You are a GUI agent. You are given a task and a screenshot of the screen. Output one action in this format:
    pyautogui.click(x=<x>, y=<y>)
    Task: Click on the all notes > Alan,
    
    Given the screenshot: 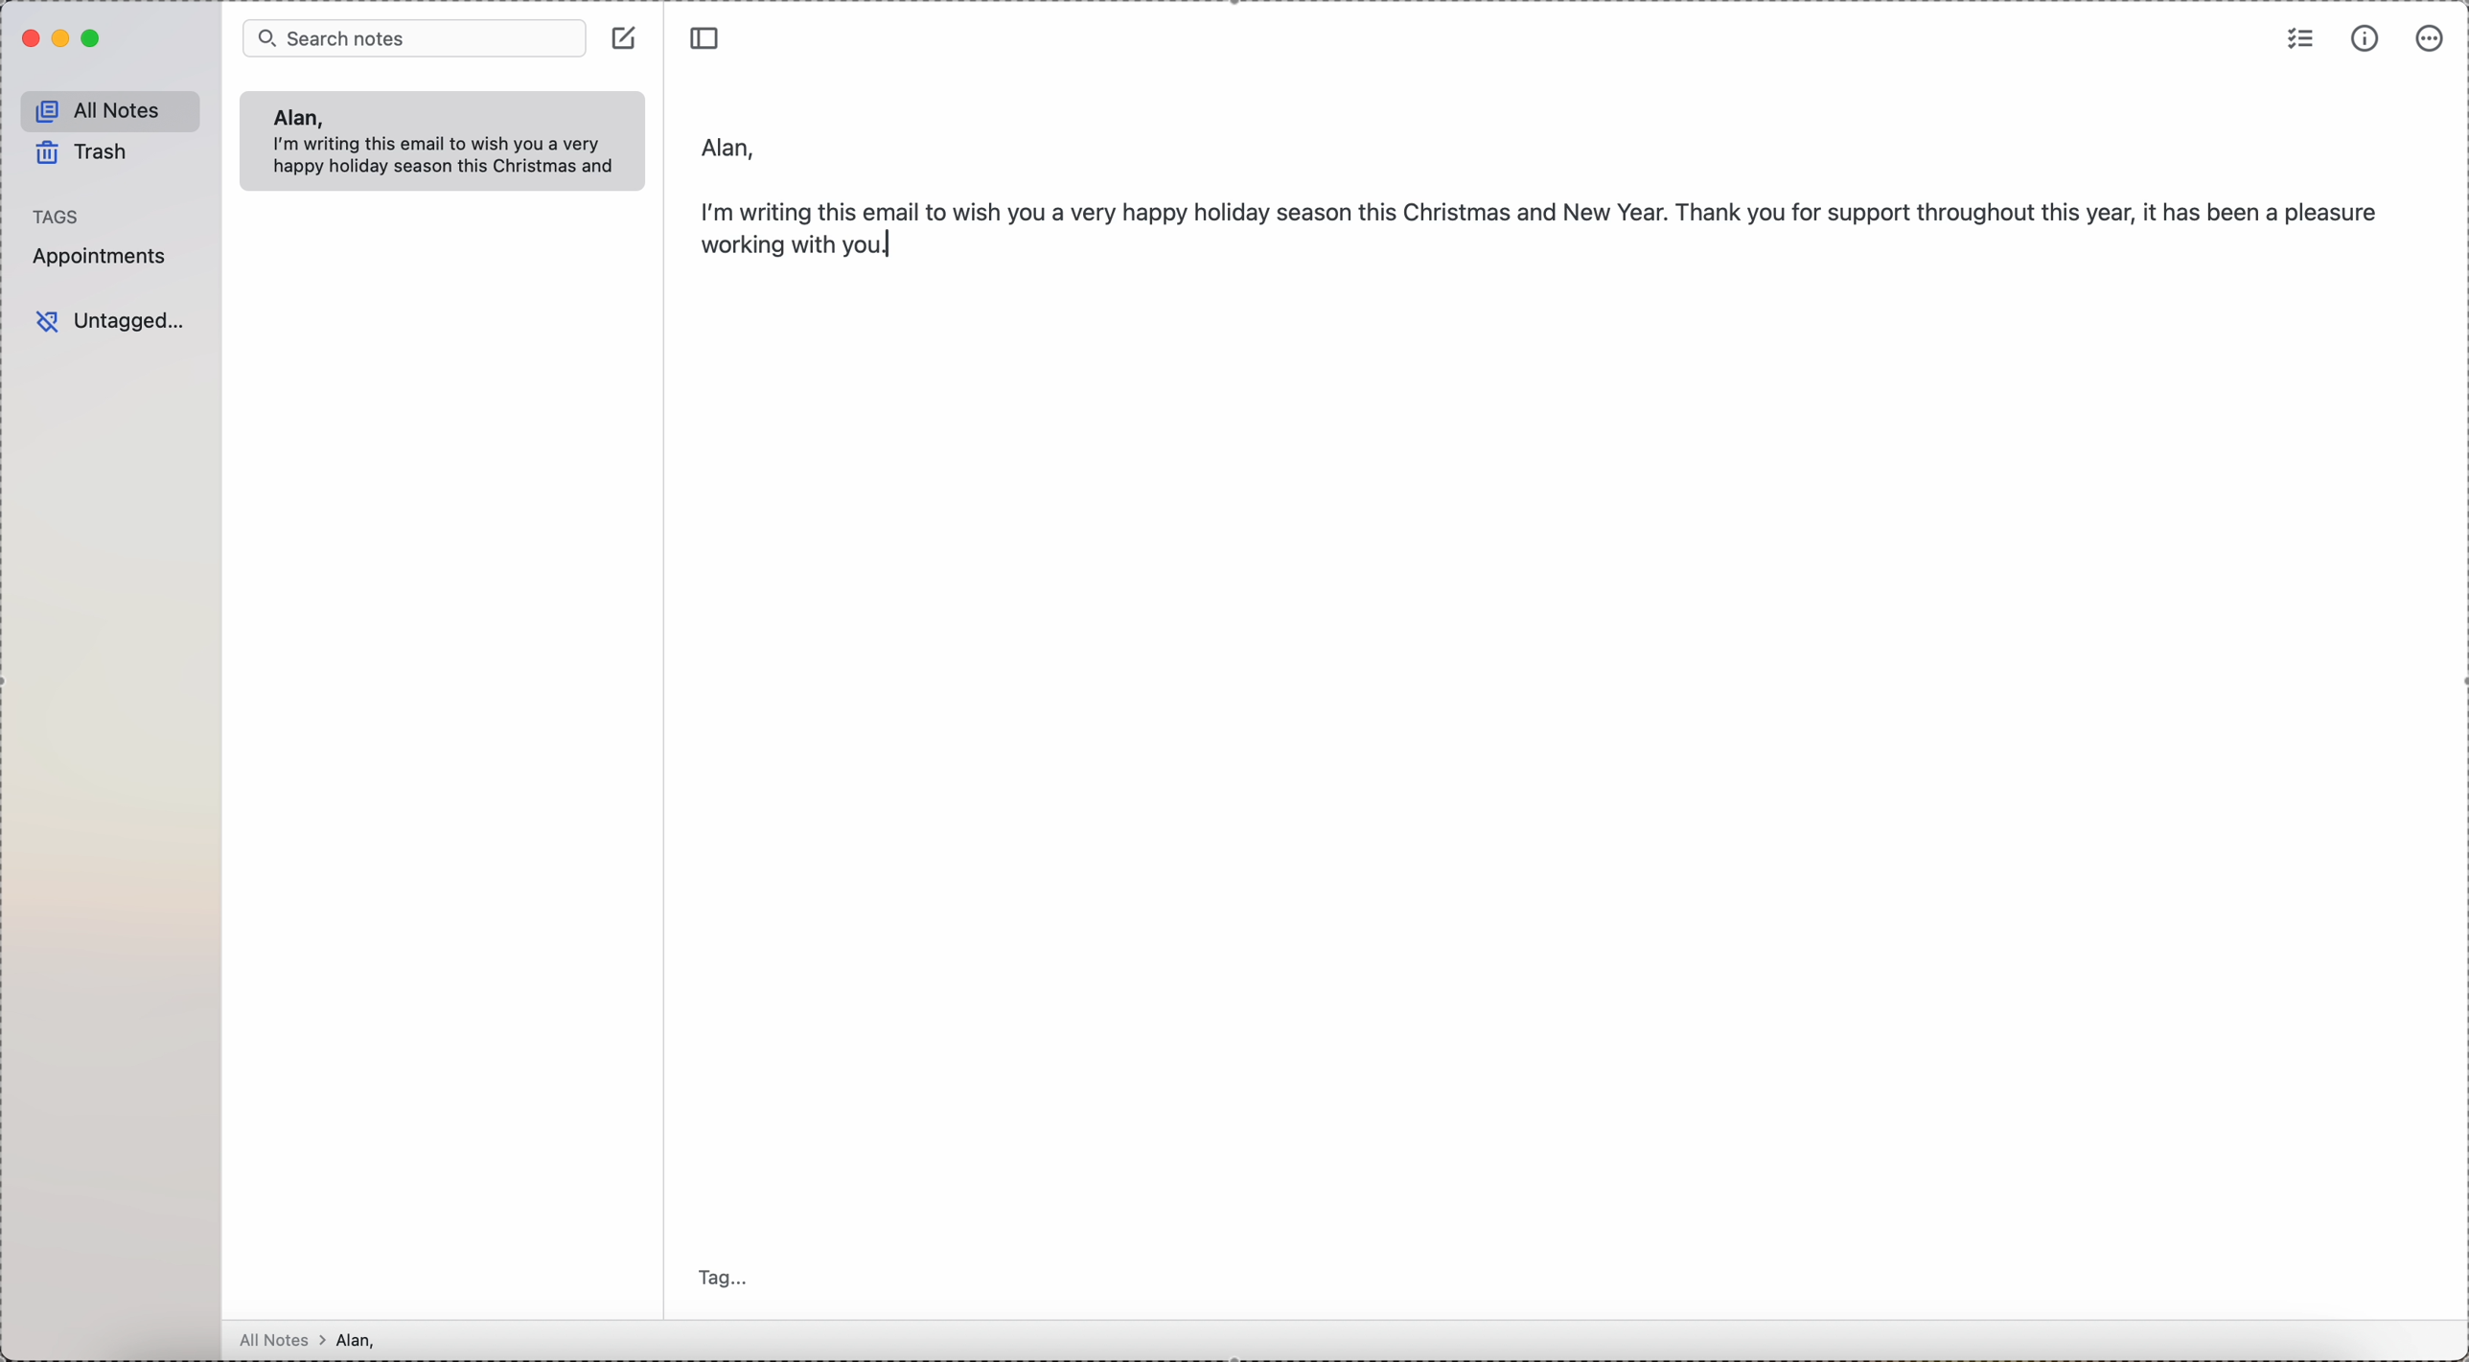 What is the action you would take?
    pyautogui.click(x=313, y=1340)
    